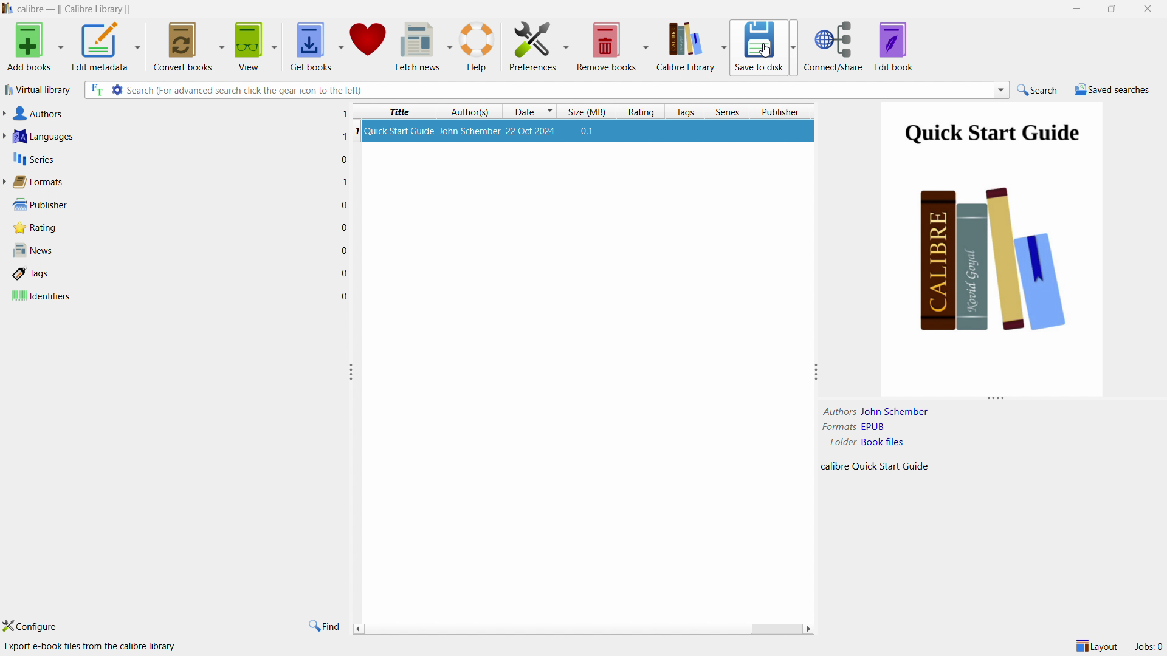  What do you see at coordinates (33, 159) in the screenshot?
I see `Series` at bounding box center [33, 159].